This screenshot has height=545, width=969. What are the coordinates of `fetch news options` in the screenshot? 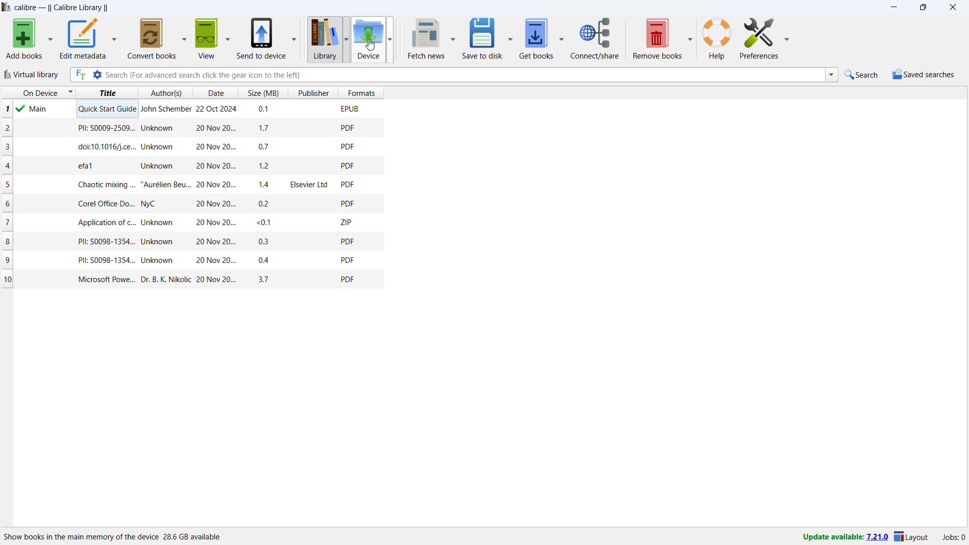 It's located at (453, 40).